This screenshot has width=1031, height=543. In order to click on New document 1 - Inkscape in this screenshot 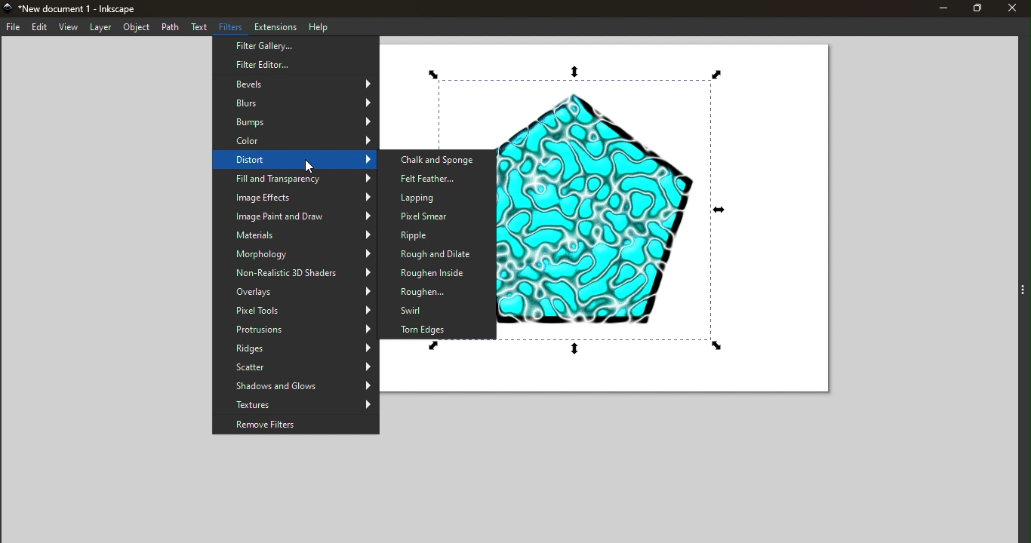, I will do `click(89, 8)`.